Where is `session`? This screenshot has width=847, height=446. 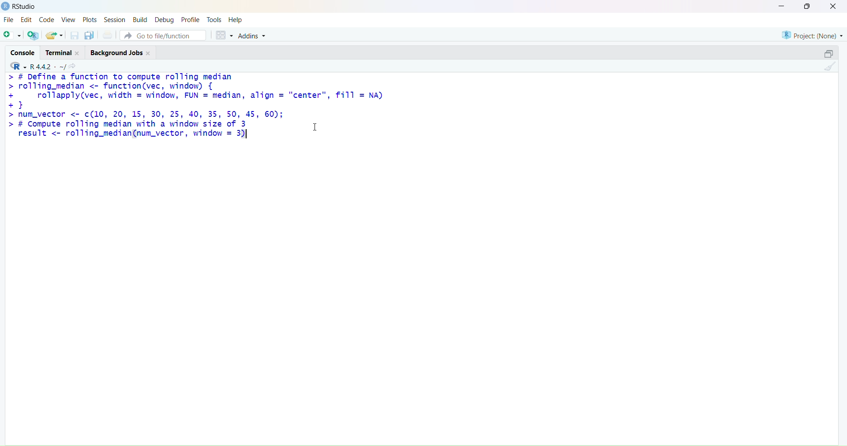 session is located at coordinates (115, 20).